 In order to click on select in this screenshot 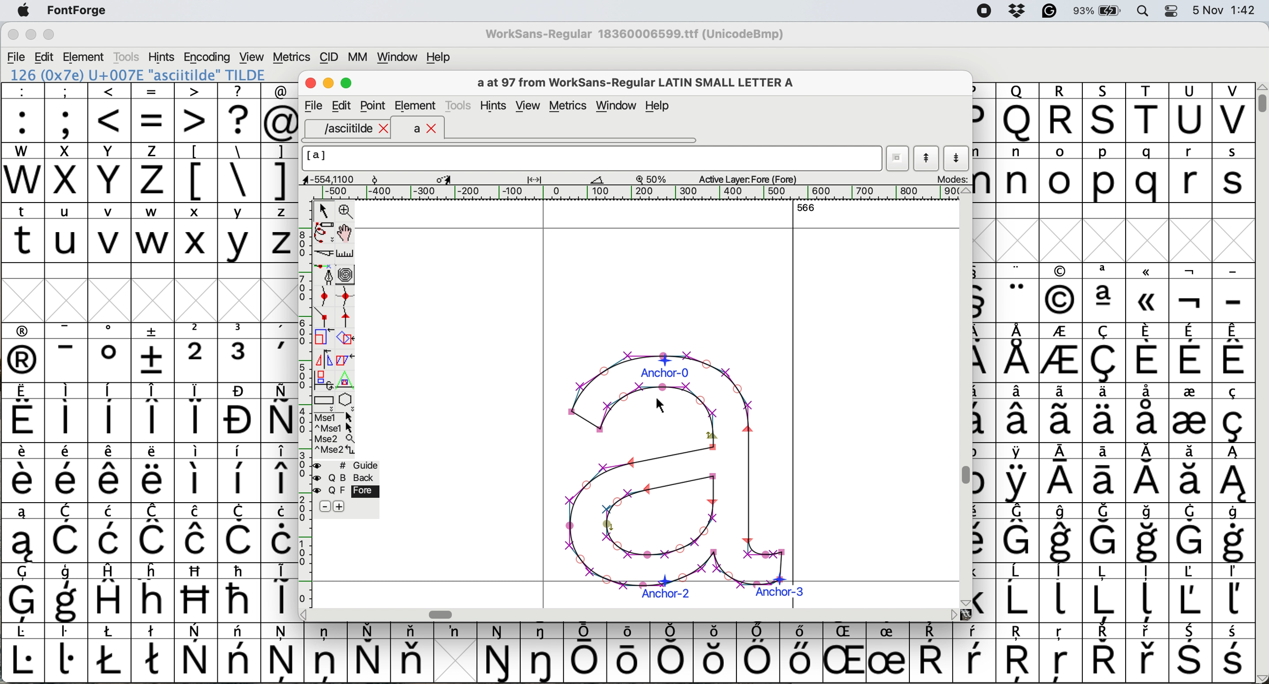, I will do `click(325, 209)`.